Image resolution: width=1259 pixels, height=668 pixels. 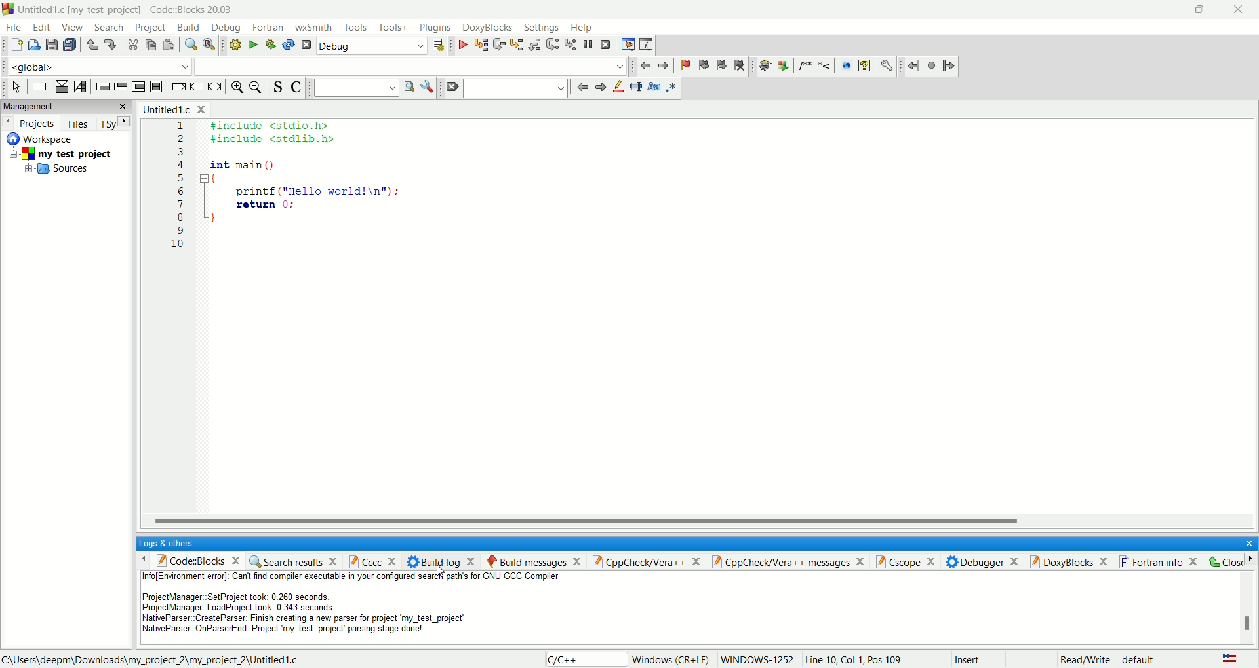 I want to click on replace, so click(x=209, y=45).